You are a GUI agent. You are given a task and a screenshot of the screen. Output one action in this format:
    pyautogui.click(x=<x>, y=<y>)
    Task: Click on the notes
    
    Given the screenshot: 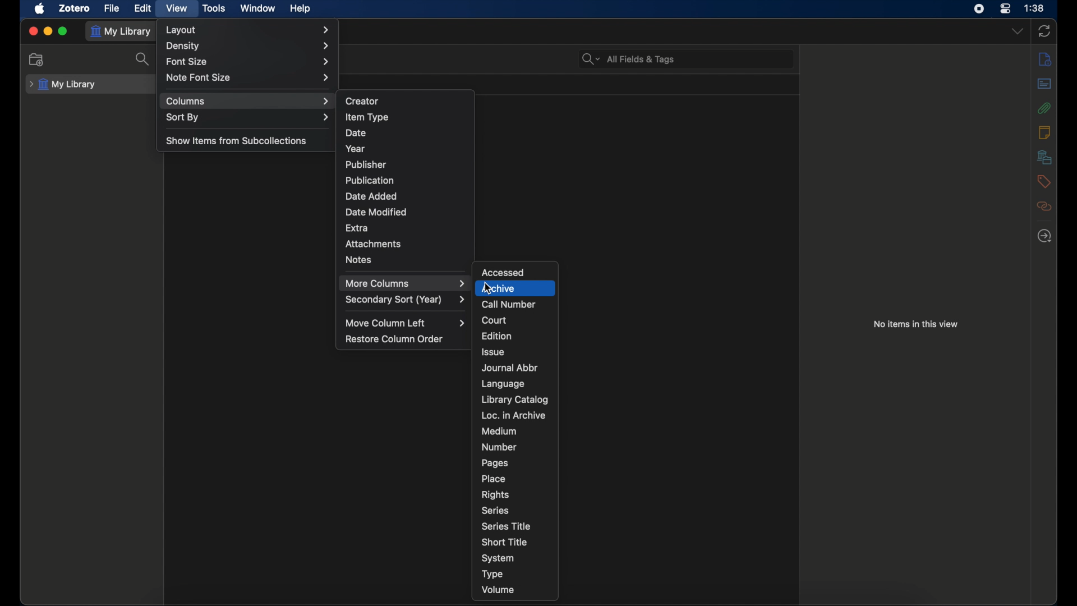 What is the action you would take?
    pyautogui.click(x=1044, y=132)
    